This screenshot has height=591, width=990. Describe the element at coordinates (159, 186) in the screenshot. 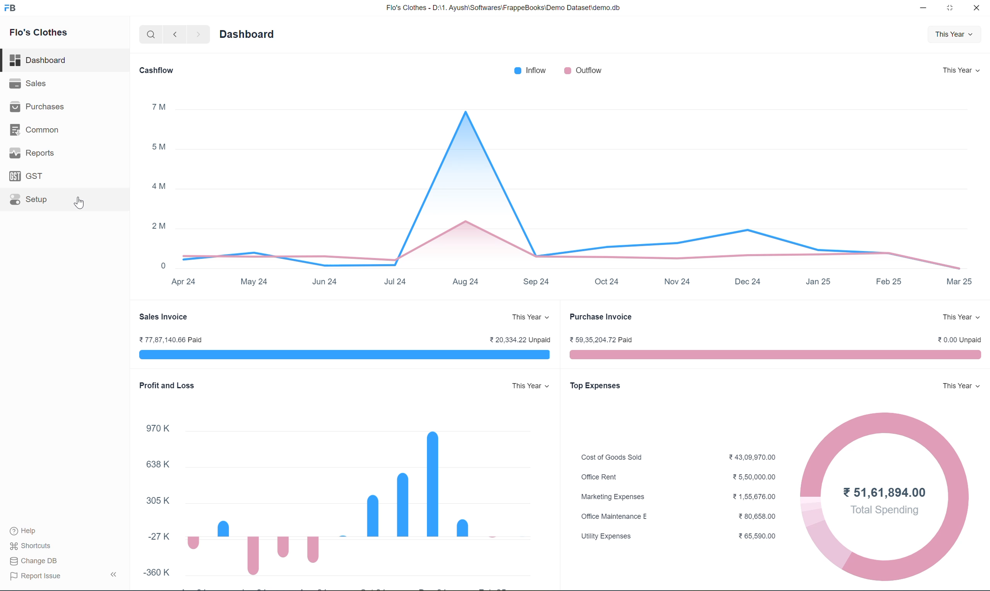

I see `4M` at that location.